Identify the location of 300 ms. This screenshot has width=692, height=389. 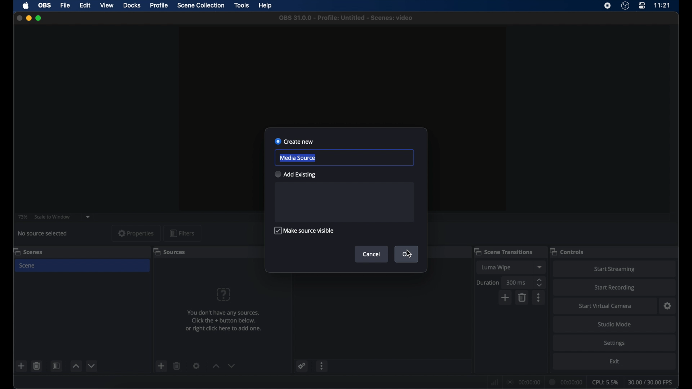
(516, 282).